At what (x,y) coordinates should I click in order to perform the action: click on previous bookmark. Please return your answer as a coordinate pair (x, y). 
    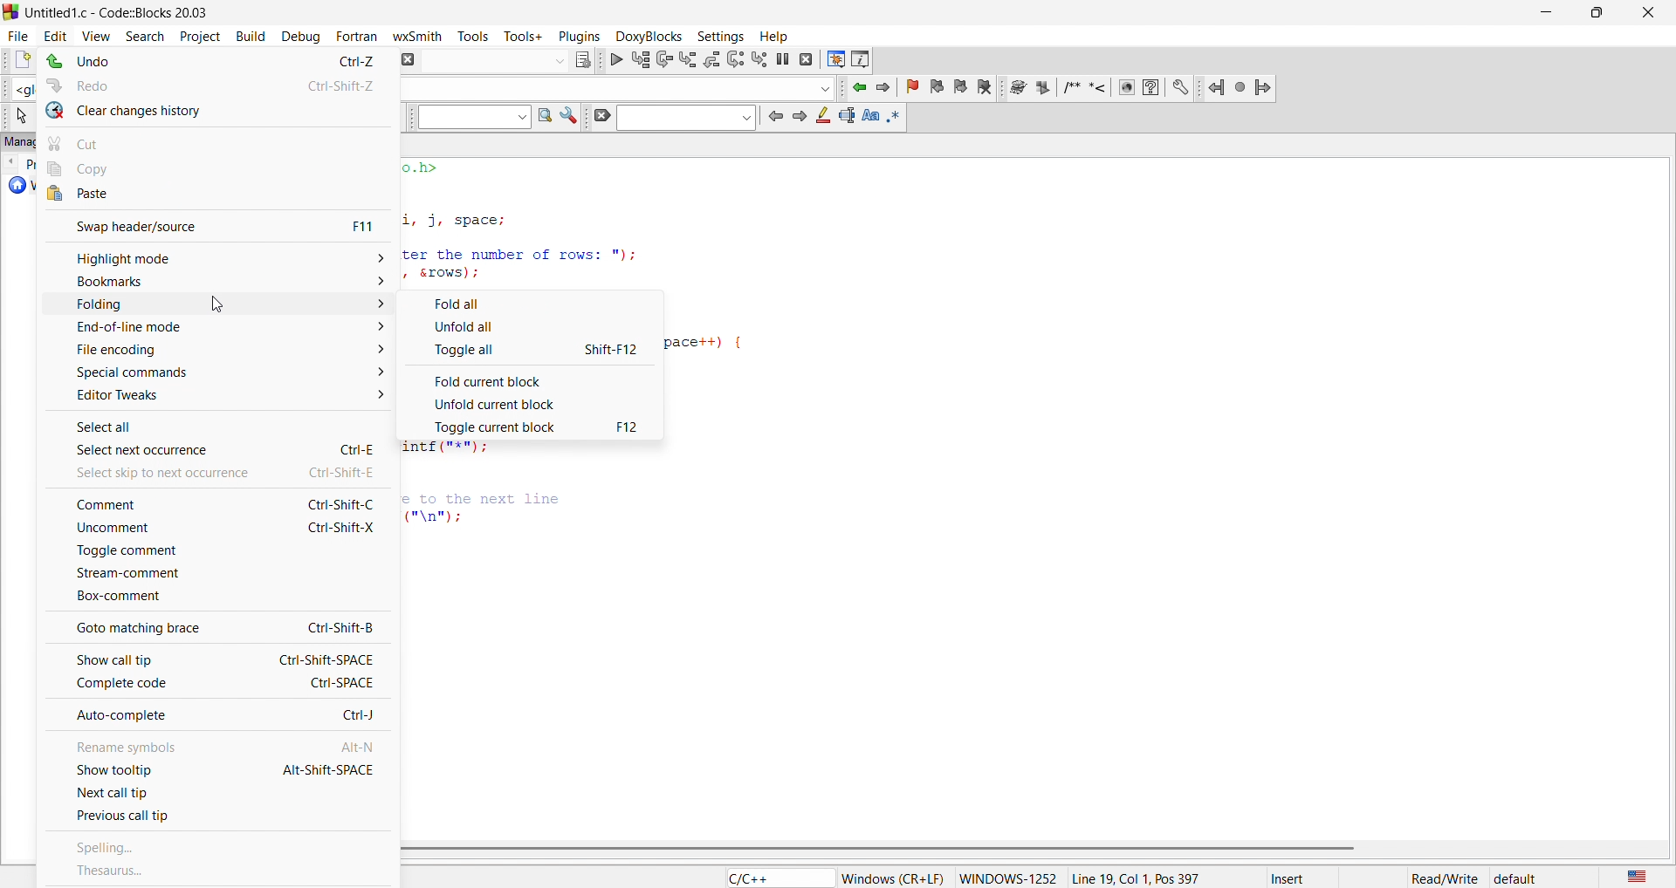
    Looking at the image, I should click on (939, 85).